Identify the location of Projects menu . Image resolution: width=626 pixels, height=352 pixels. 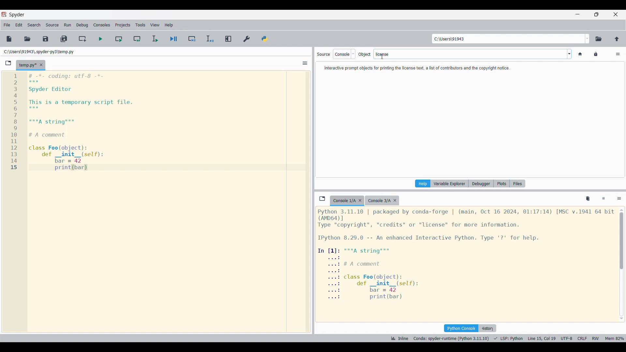
(123, 25).